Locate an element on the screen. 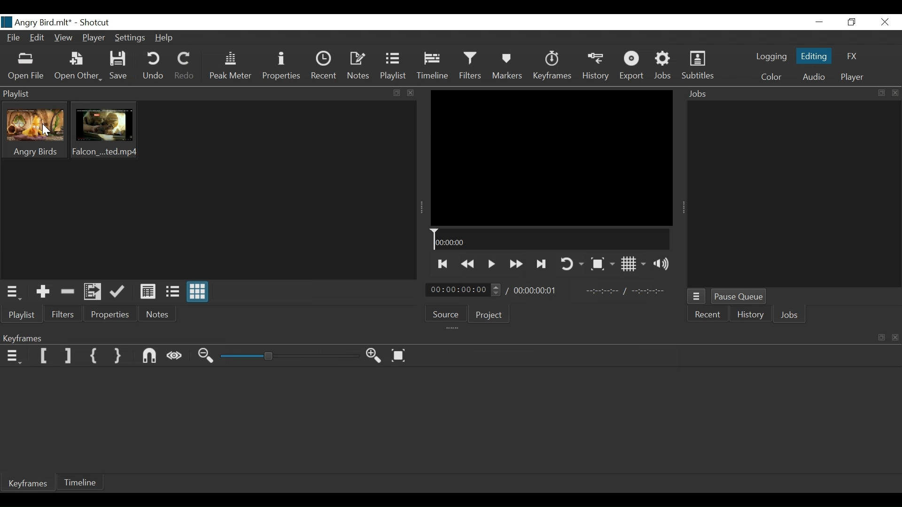 The width and height of the screenshot is (902, 507). Filters is located at coordinates (469, 67).